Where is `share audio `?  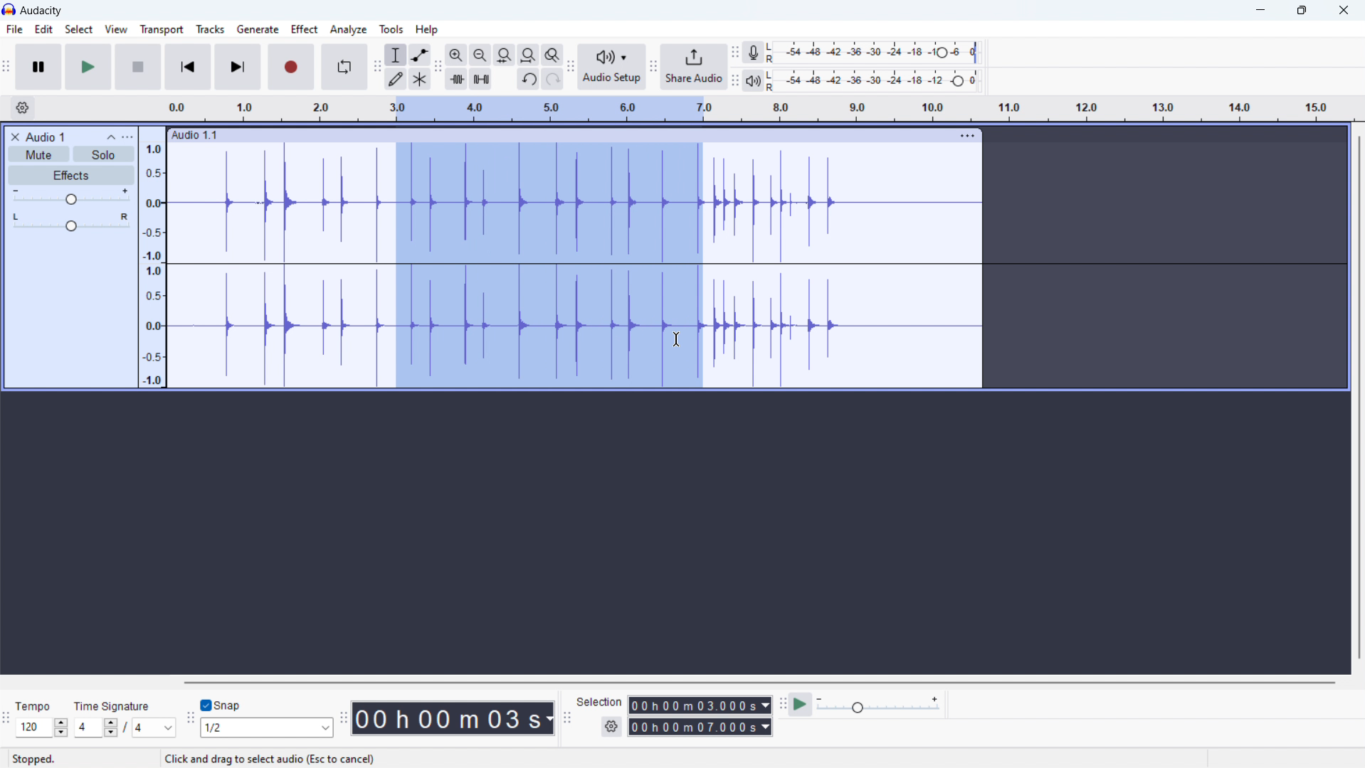 share audio  is located at coordinates (694, 67).